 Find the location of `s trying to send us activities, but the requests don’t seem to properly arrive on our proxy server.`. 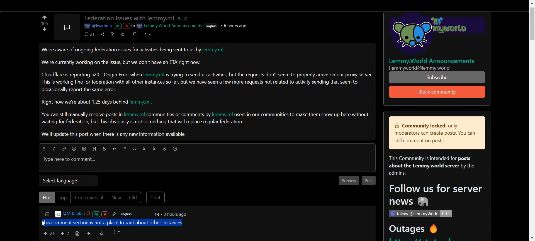

s trying to send us activities, but the requests don’t seem to properly arrive on our proxy server. is located at coordinates (270, 75).